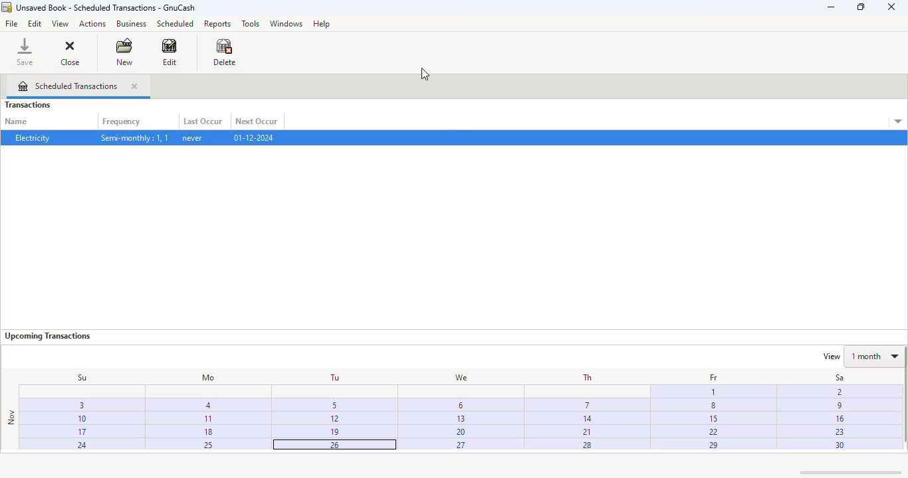 This screenshot has width=908, height=478. Describe the element at coordinates (68, 86) in the screenshot. I see `scheduled transactions` at that location.